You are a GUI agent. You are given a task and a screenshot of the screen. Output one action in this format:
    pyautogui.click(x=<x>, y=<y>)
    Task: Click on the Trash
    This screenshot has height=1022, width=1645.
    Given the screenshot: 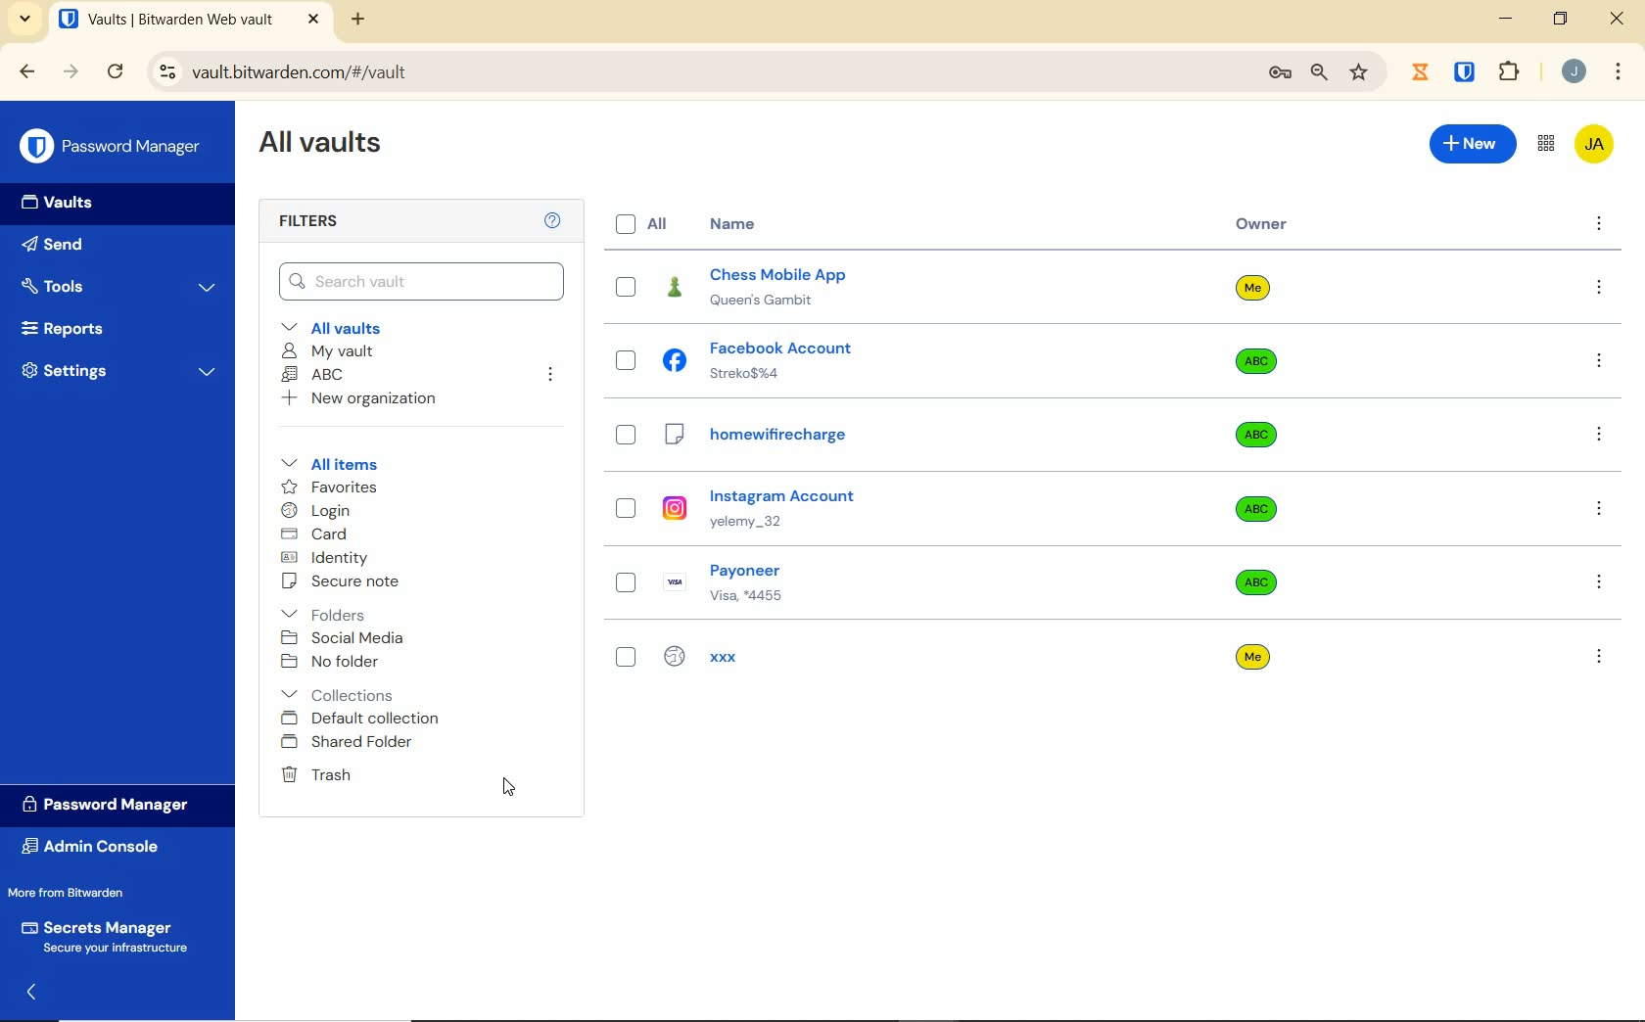 What is the action you would take?
    pyautogui.click(x=317, y=773)
    